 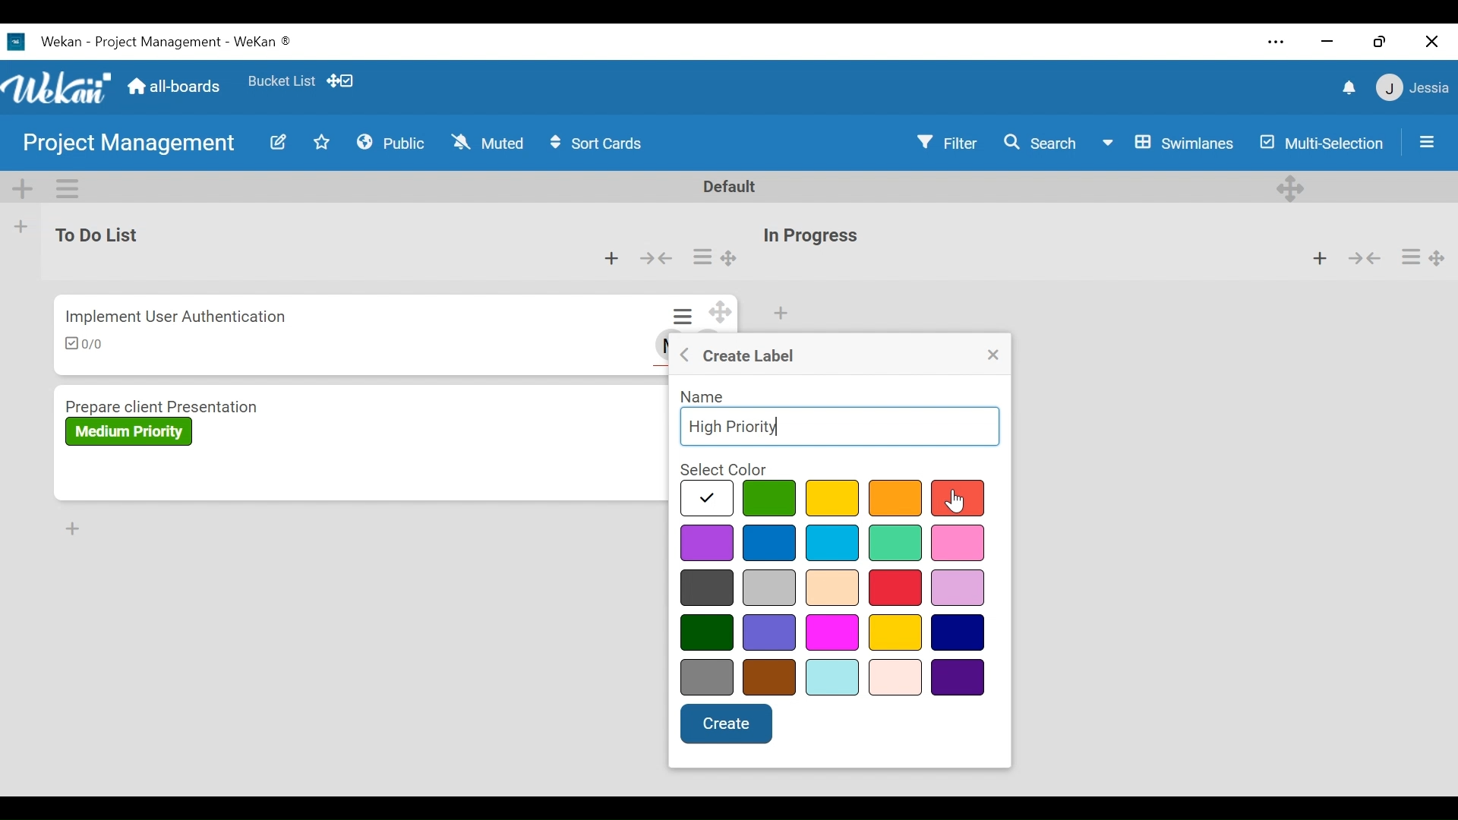 I want to click on Search, so click(x=1040, y=142).